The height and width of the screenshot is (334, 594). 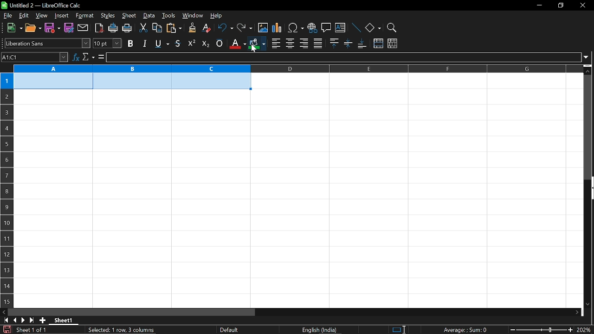 What do you see at coordinates (578, 312) in the screenshot?
I see `move right` at bounding box center [578, 312].